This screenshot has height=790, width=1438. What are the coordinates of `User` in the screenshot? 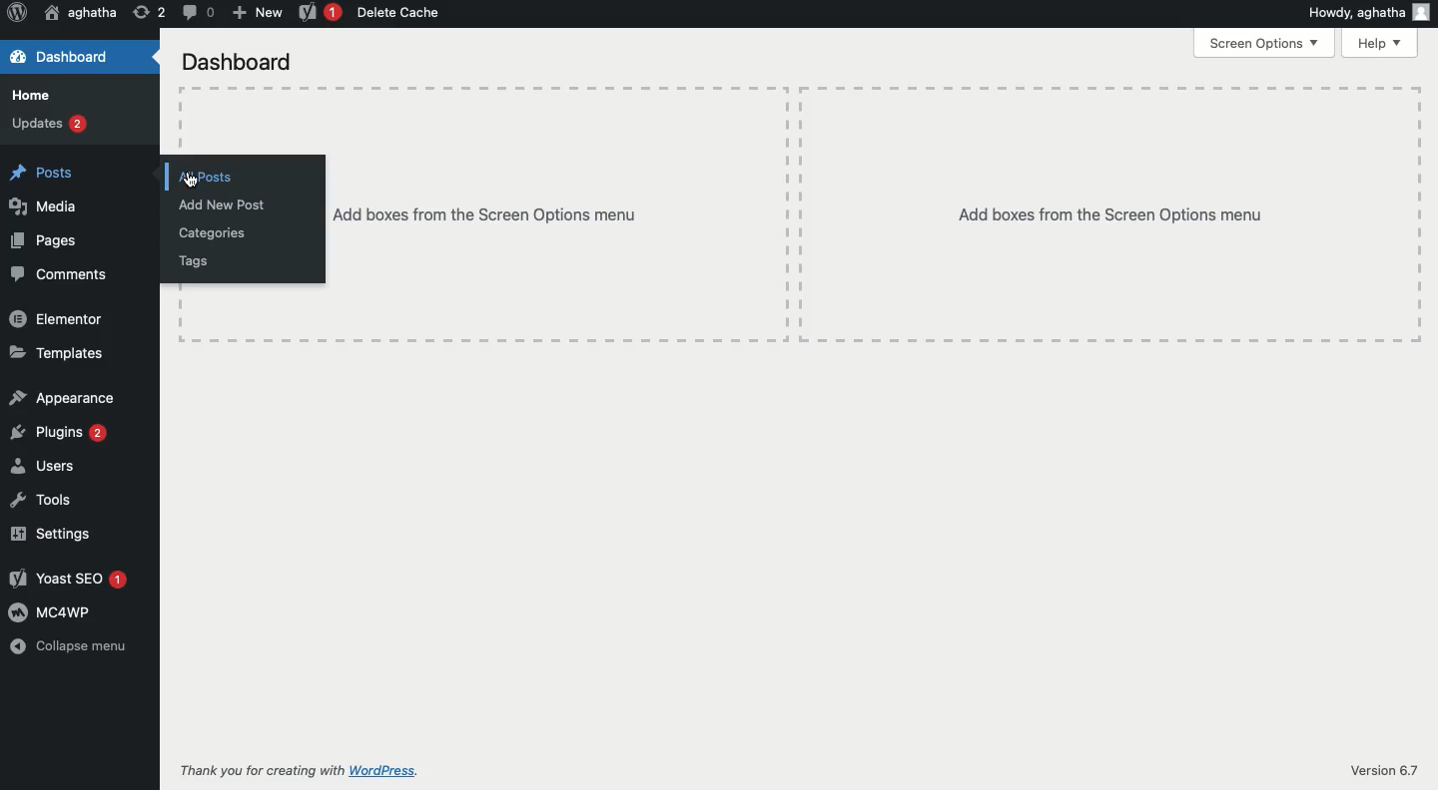 It's located at (79, 14).